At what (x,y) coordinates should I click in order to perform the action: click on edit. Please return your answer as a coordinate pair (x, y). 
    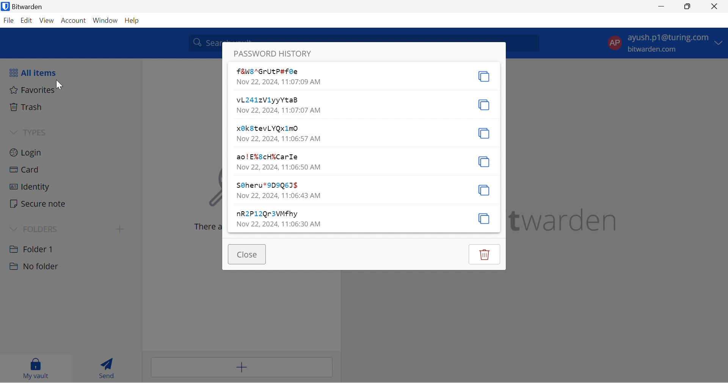
    Looking at the image, I should click on (26, 21).